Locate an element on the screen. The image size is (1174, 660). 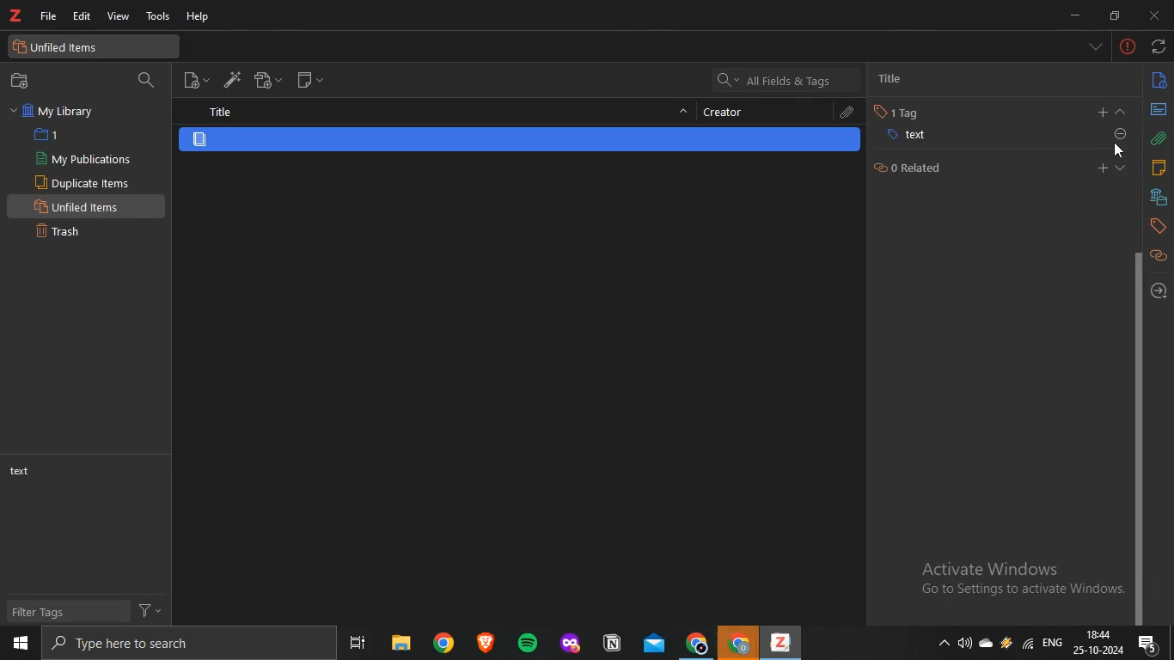
item is located at coordinates (520, 143).